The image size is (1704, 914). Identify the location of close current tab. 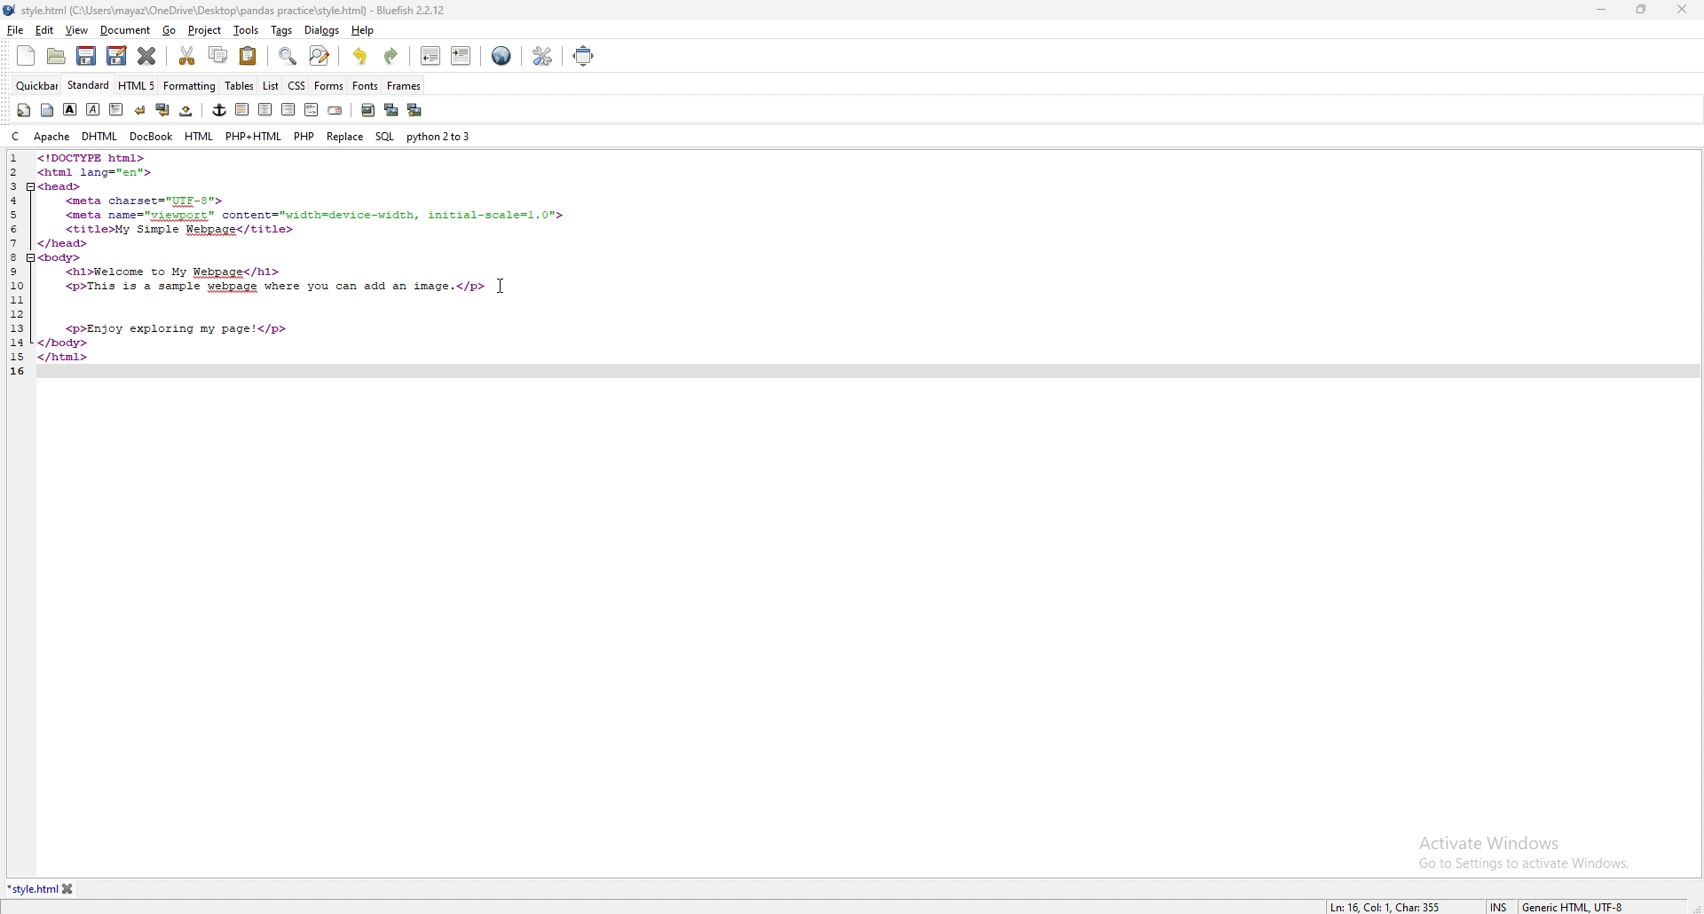
(148, 56).